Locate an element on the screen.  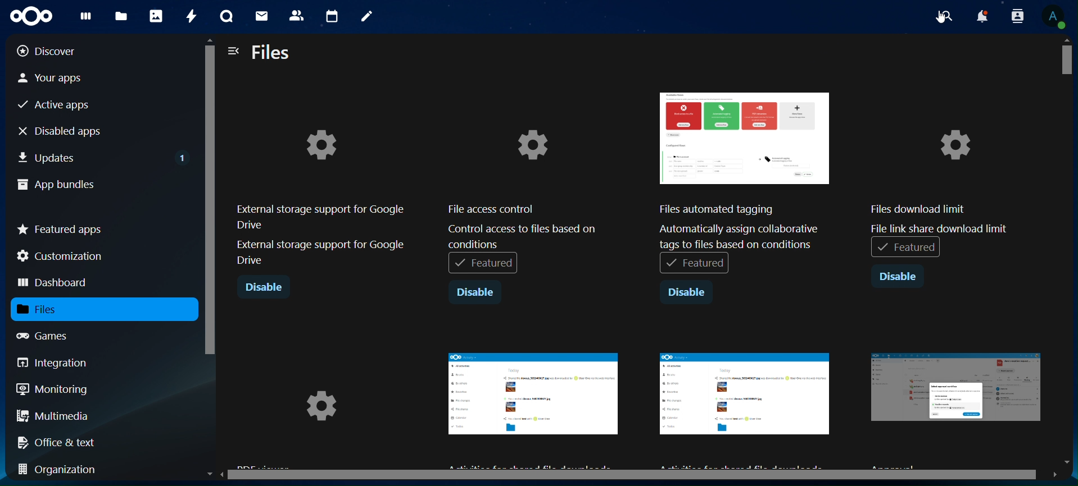
activity is located at coordinates (189, 16).